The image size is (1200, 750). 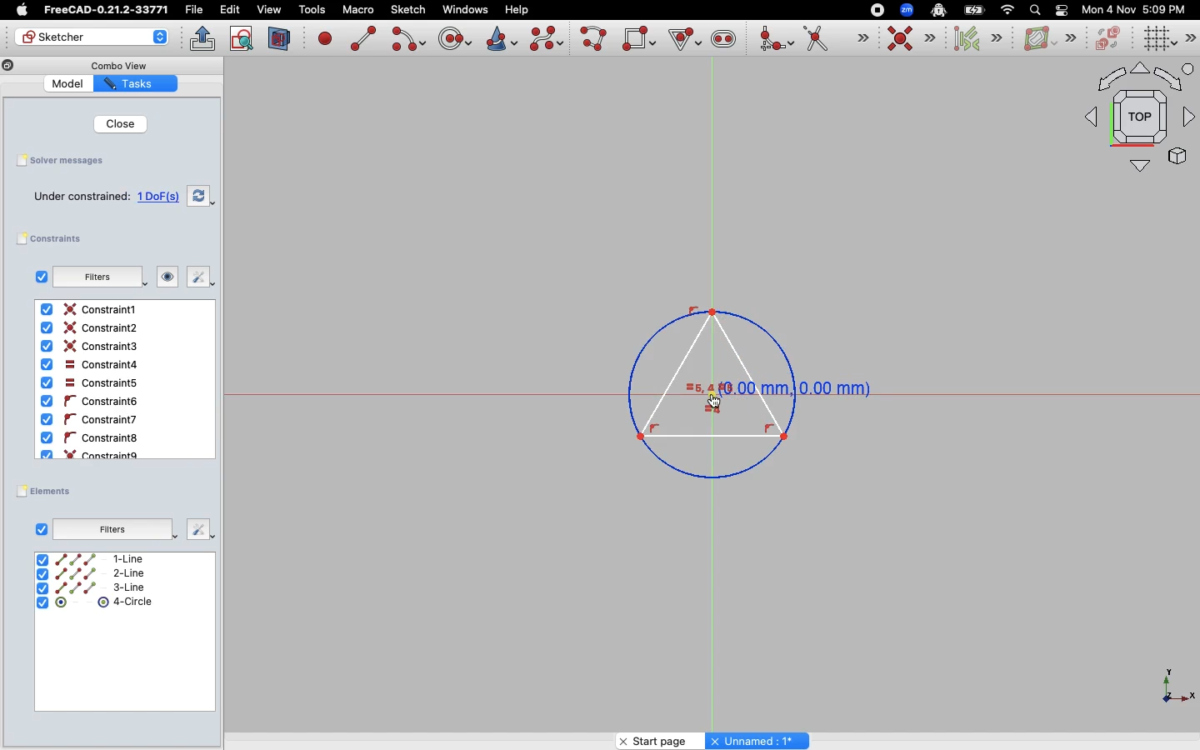 I want to click on Sketch editor tools, so click(x=1189, y=37).